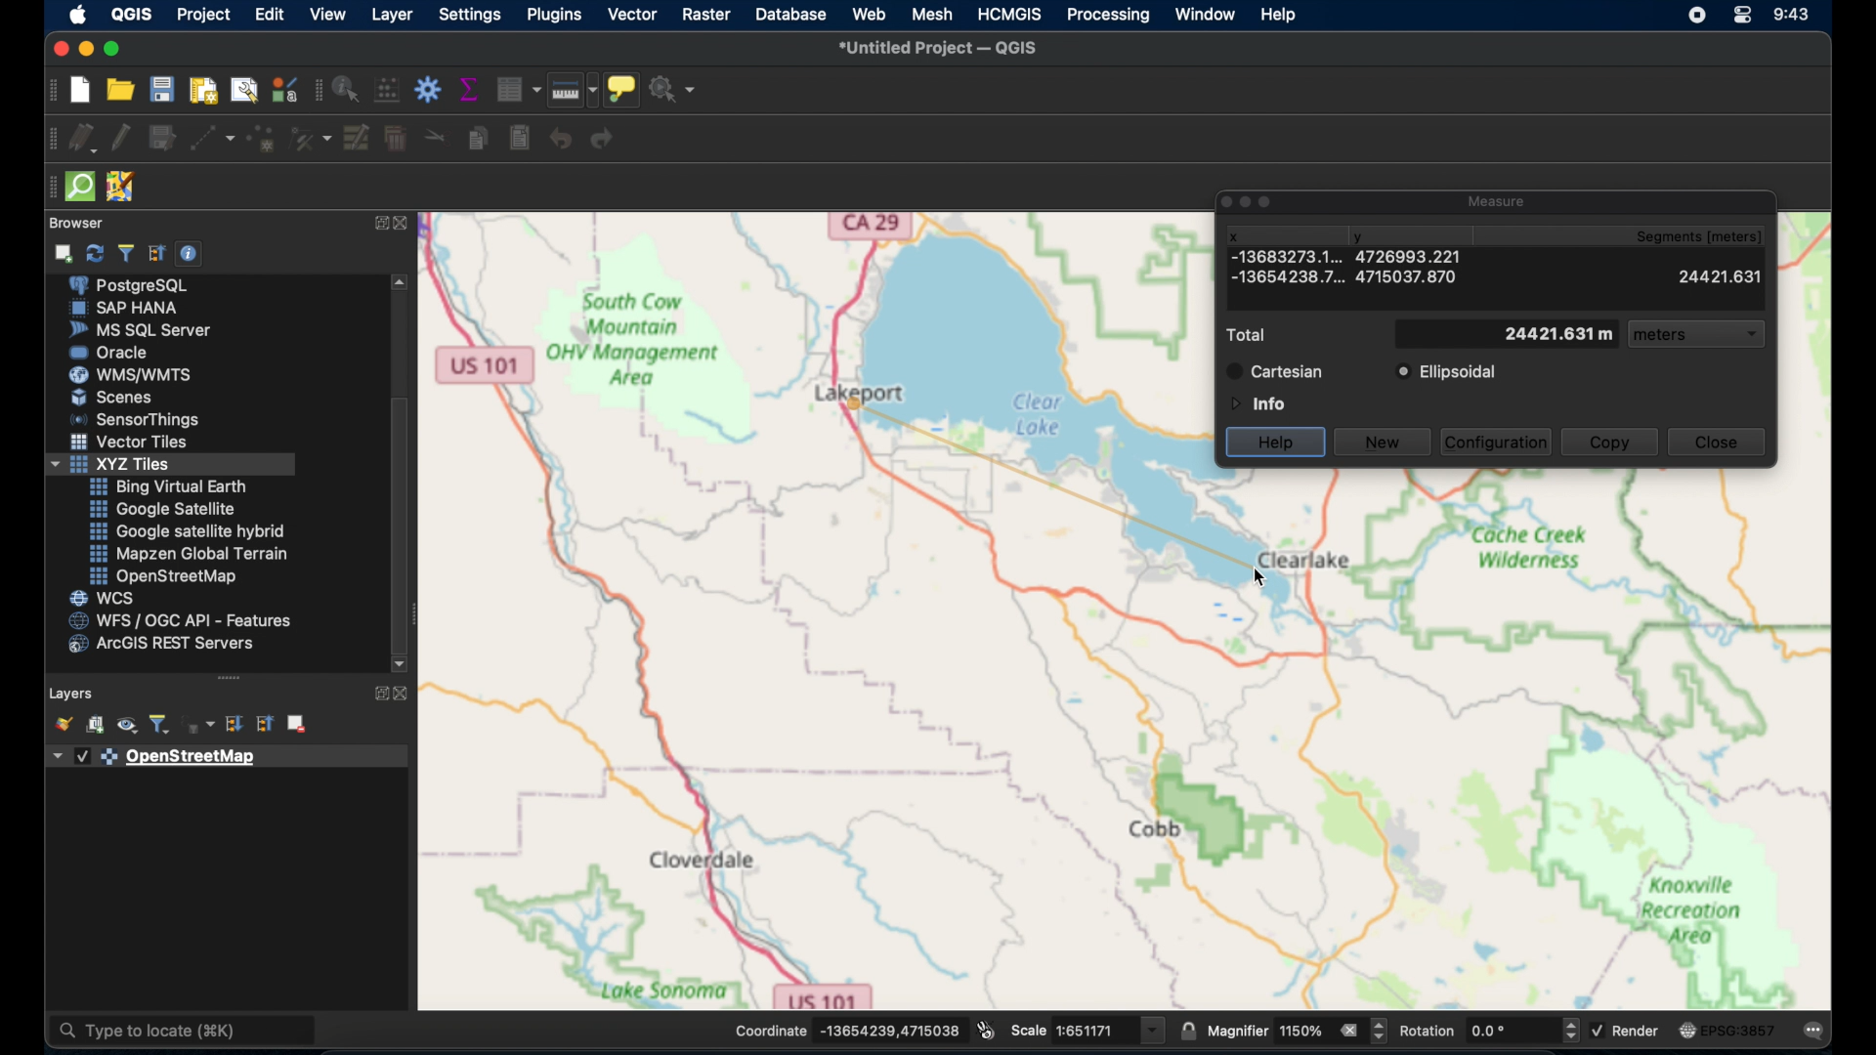 This screenshot has width=1876, height=1055. What do you see at coordinates (104, 598) in the screenshot?
I see `wcs` at bounding box center [104, 598].